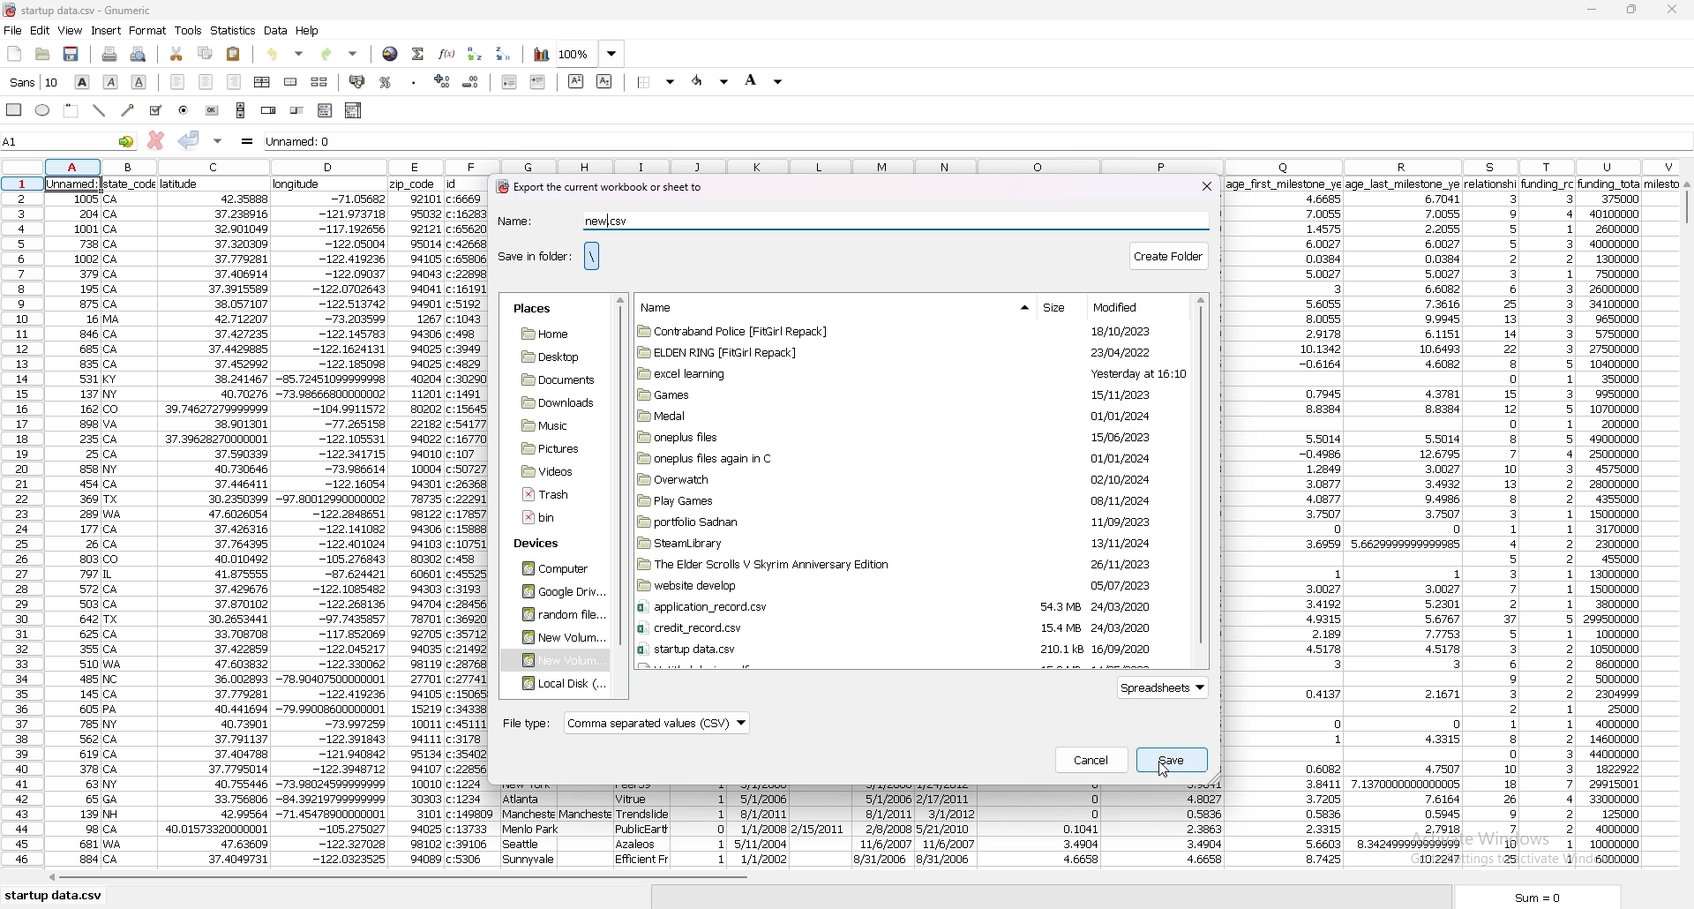 This screenshot has width=1694, height=909. What do you see at coordinates (155, 110) in the screenshot?
I see `tickbox` at bounding box center [155, 110].